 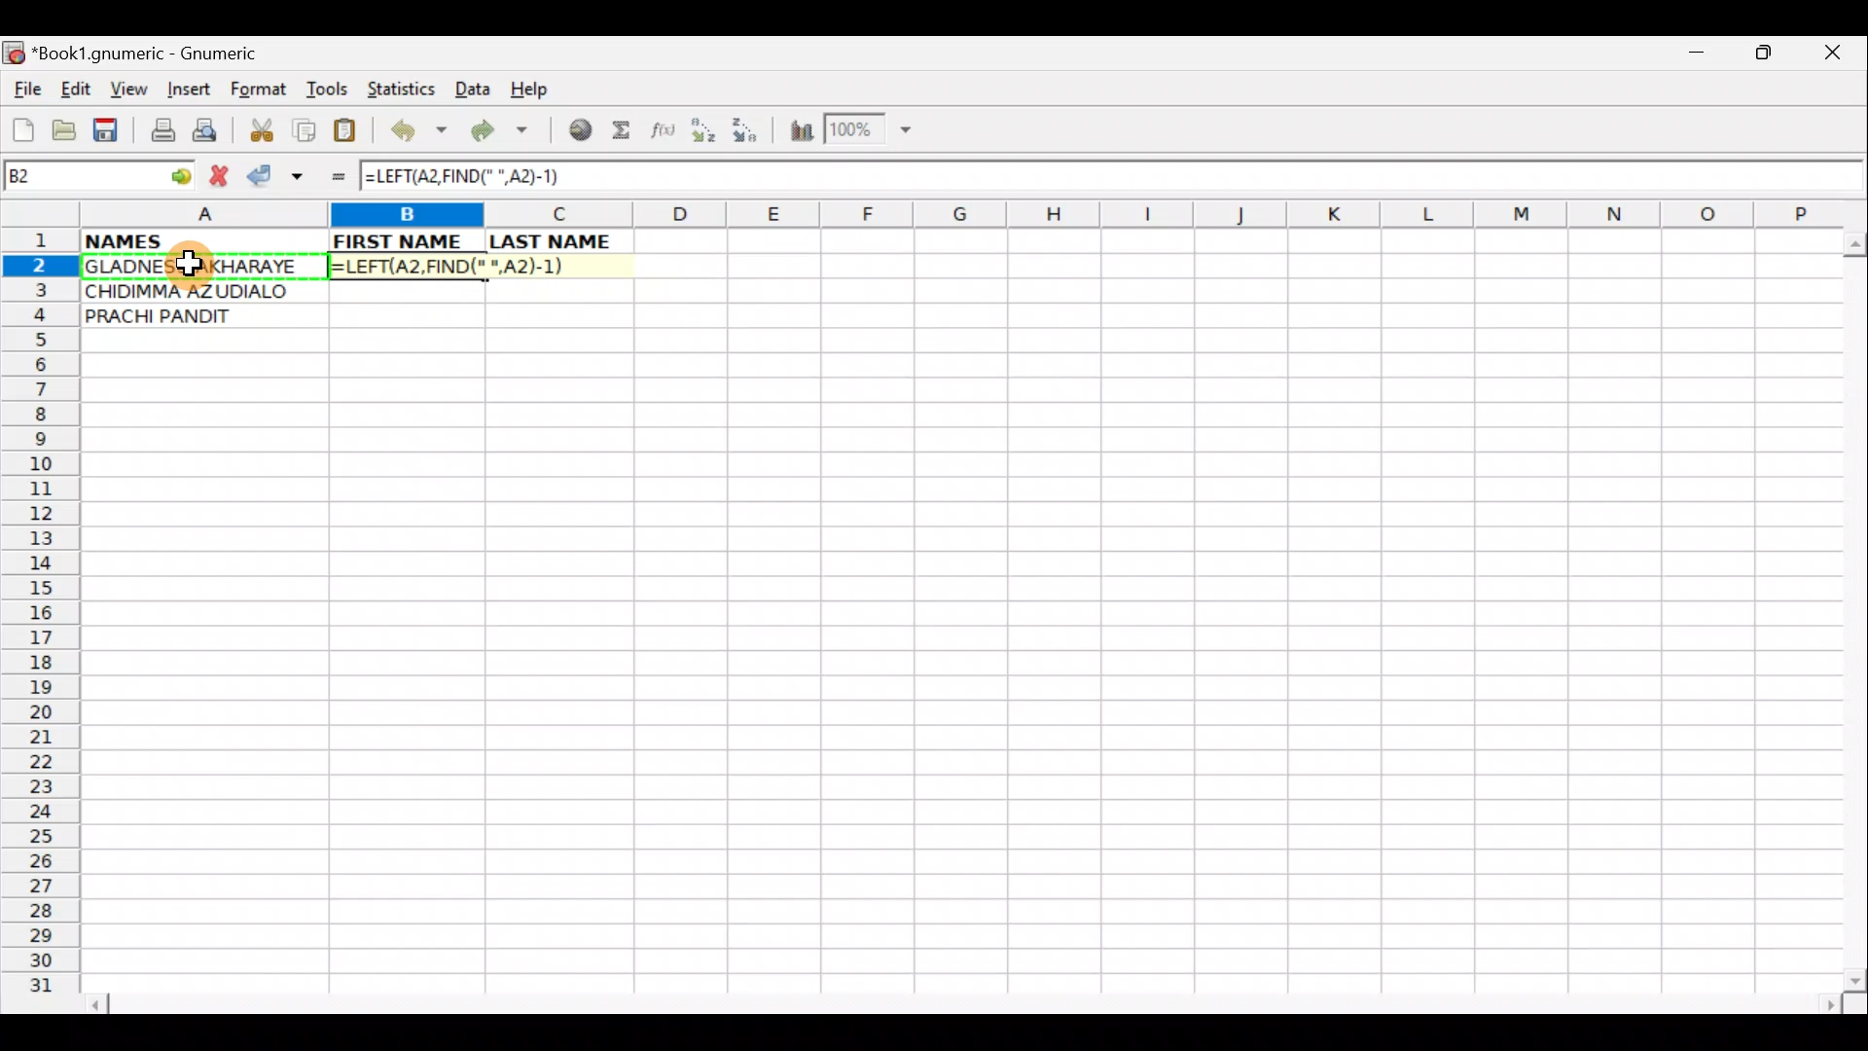 I want to click on Print file, so click(x=158, y=132).